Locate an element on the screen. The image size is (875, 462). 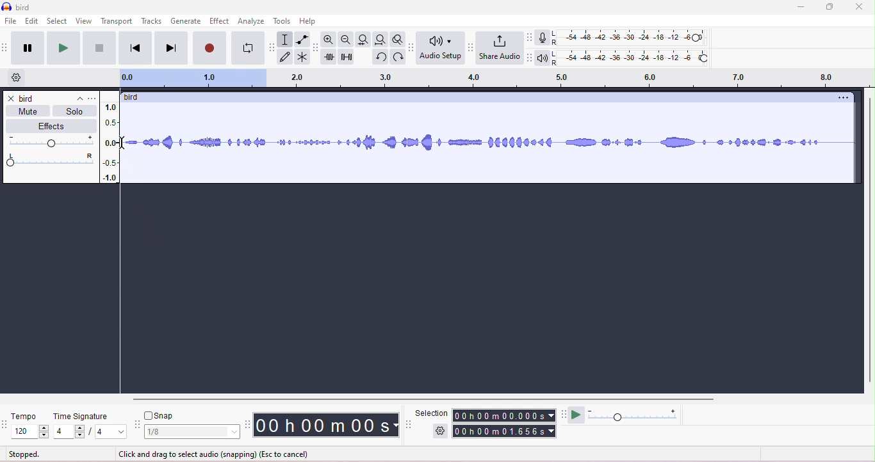
file is located at coordinates (10, 20).